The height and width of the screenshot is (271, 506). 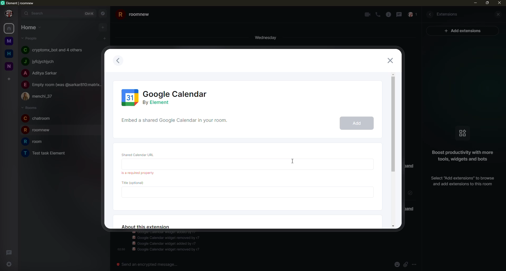 What do you see at coordinates (33, 142) in the screenshot?
I see `room` at bounding box center [33, 142].